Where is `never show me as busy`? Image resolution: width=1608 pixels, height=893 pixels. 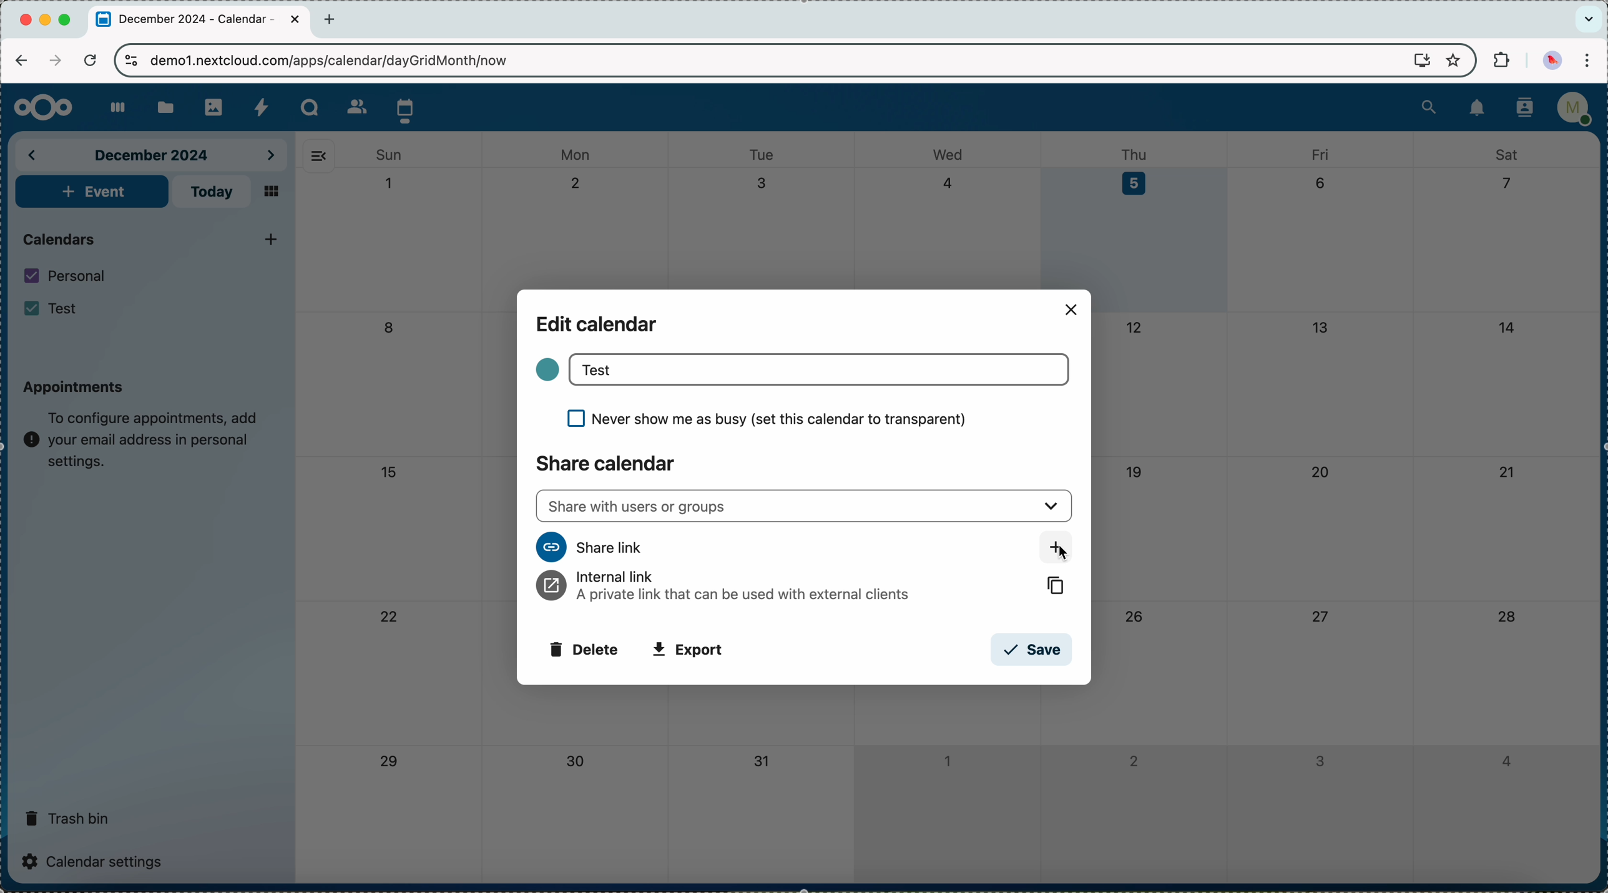
never show me as busy is located at coordinates (765, 417).